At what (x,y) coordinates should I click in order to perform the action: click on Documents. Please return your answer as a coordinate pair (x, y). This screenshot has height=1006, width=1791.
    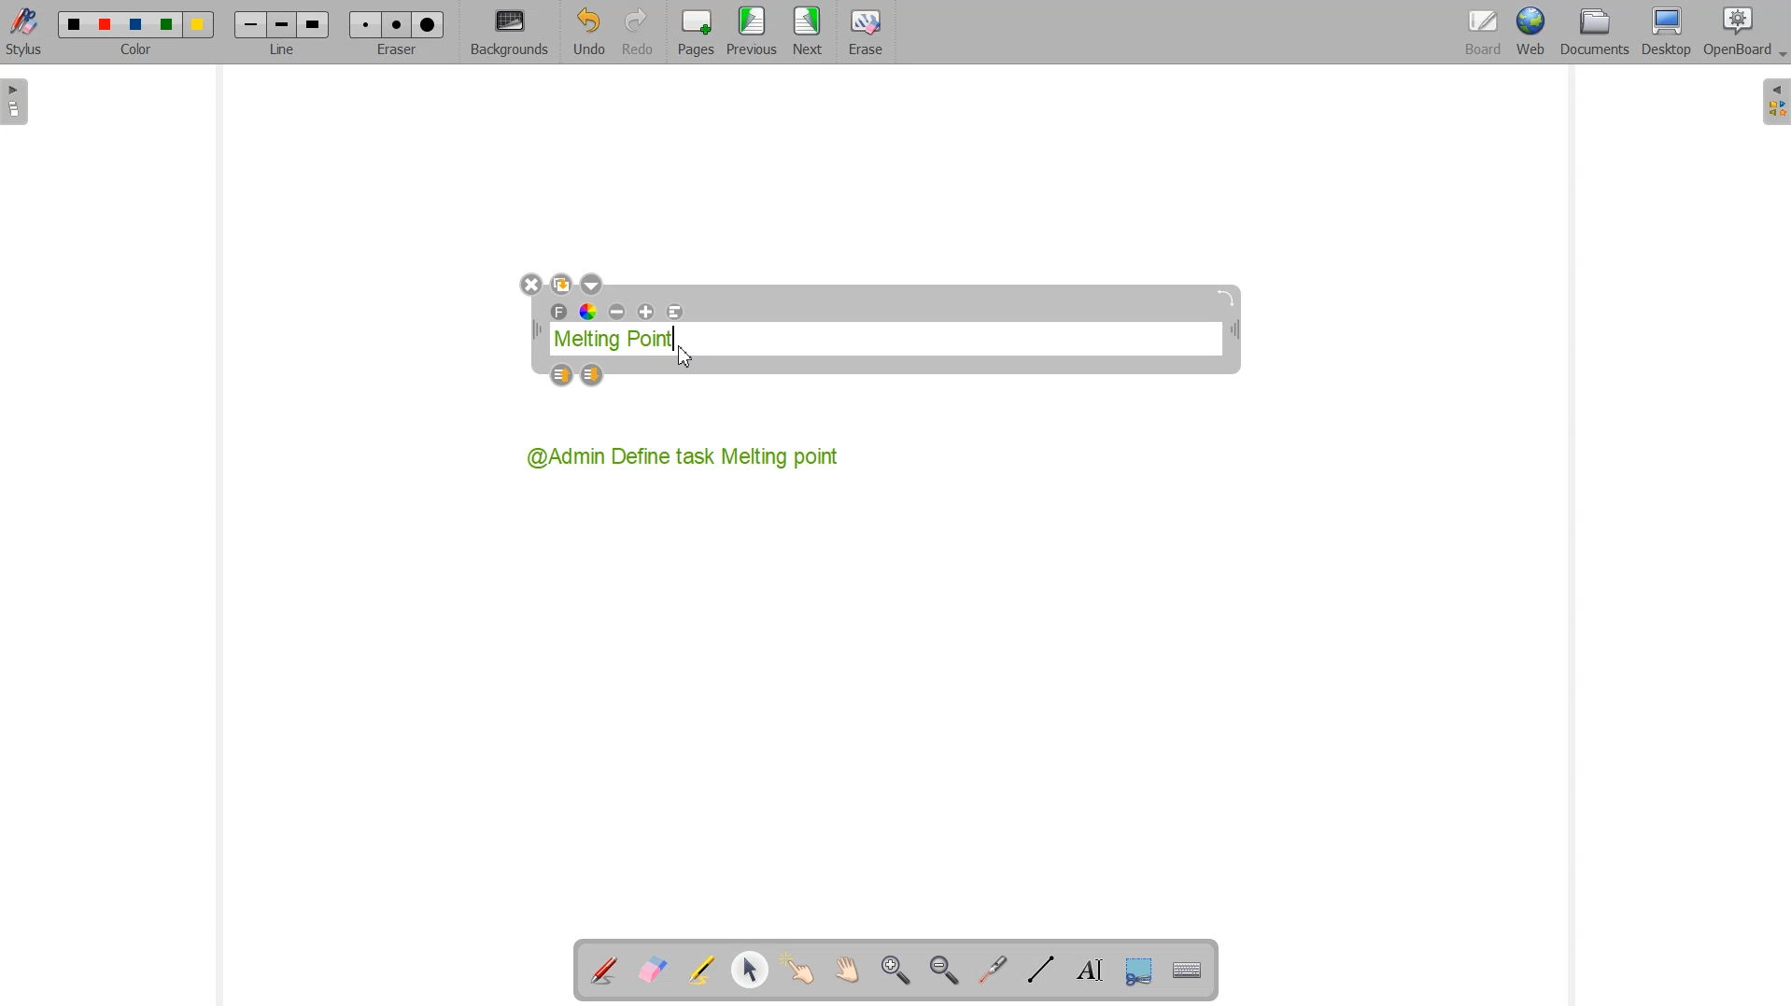
    Looking at the image, I should click on (1594, 33).